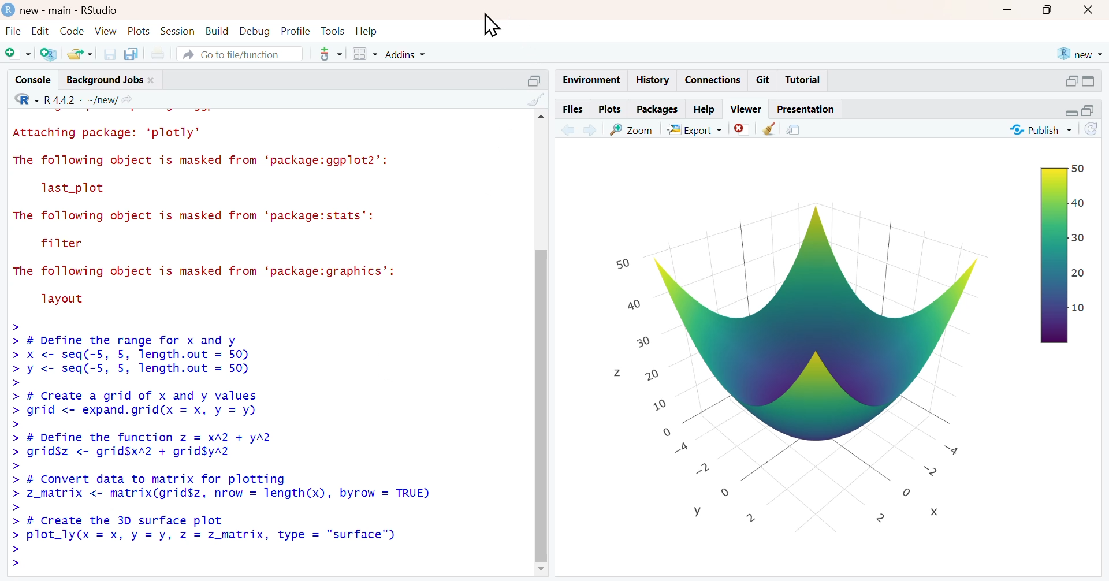 The image size is (1109, 581). Describe the element at coordinates (294, 30) in the screenshot. I see `profile` at that location.